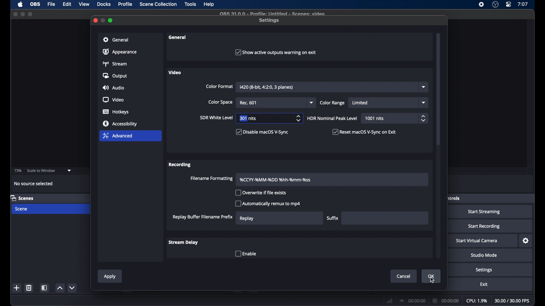 The image size is (545, 306). I want to click on 1001 nits, so click(375, 118).